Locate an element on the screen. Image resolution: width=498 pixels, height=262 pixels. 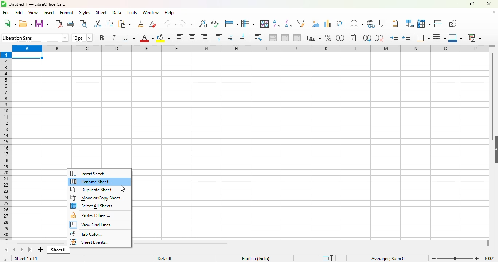
Zoom slider is located at coordinates (455, 259).